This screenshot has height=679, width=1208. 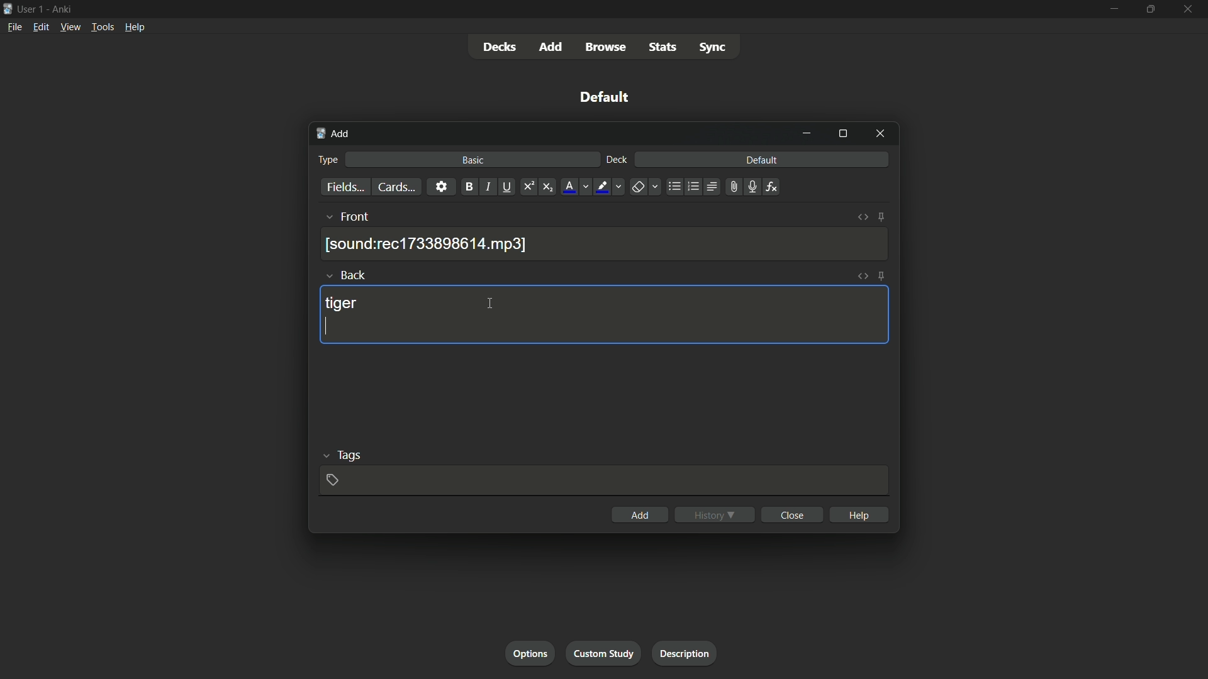 What do you see at coordinates (712, 188) in the screenshot?
I see `alignment` at bounding box center [712, 188].